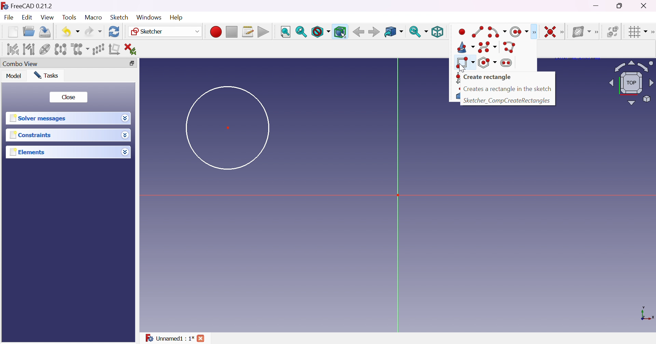 The image size is (656, 344). What do you see at coordinates (45, 50) in the screenshot?
I see `Show/hide internal geometry` at bounding box center [45, 50].